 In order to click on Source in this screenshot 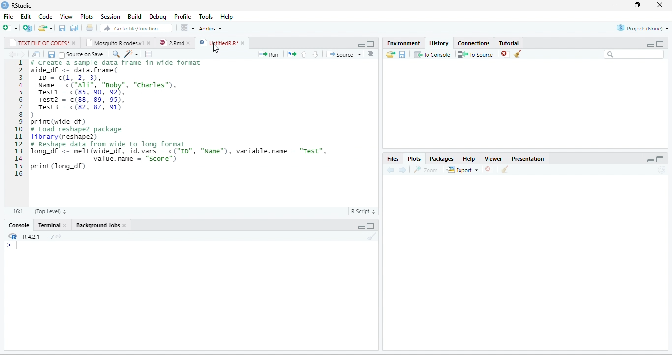, I will do `click(343, 54)`.